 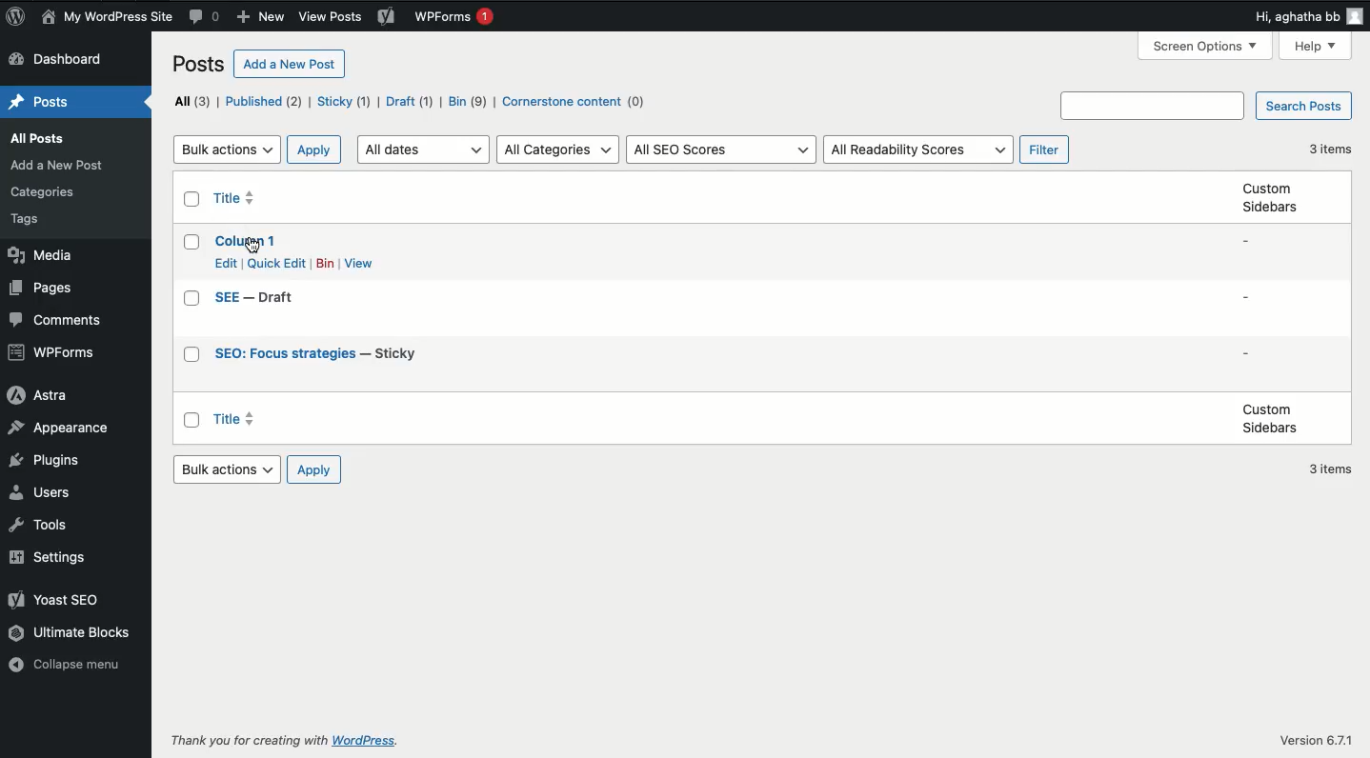 I want to click on Checkbox, so click(x=193, y=421).